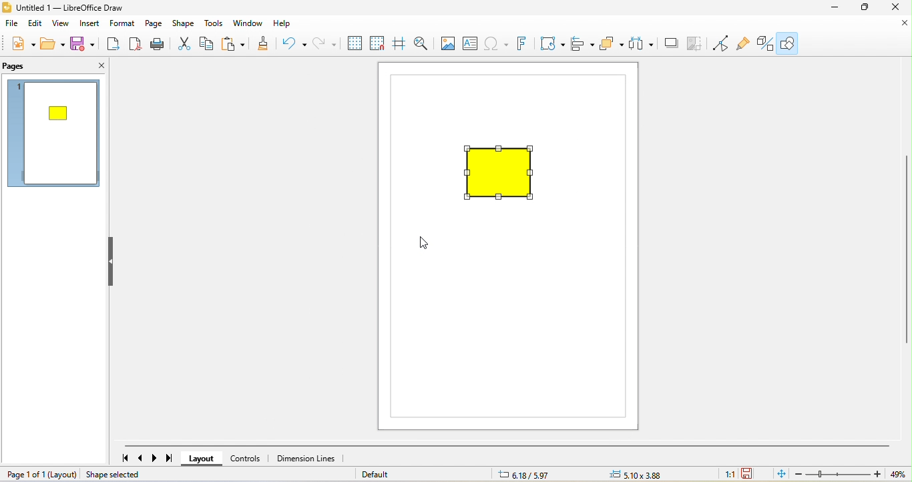  What do you see at coordinates (210, 43) in the screenshot?
I see `copy` at bounding box center [210, 43].